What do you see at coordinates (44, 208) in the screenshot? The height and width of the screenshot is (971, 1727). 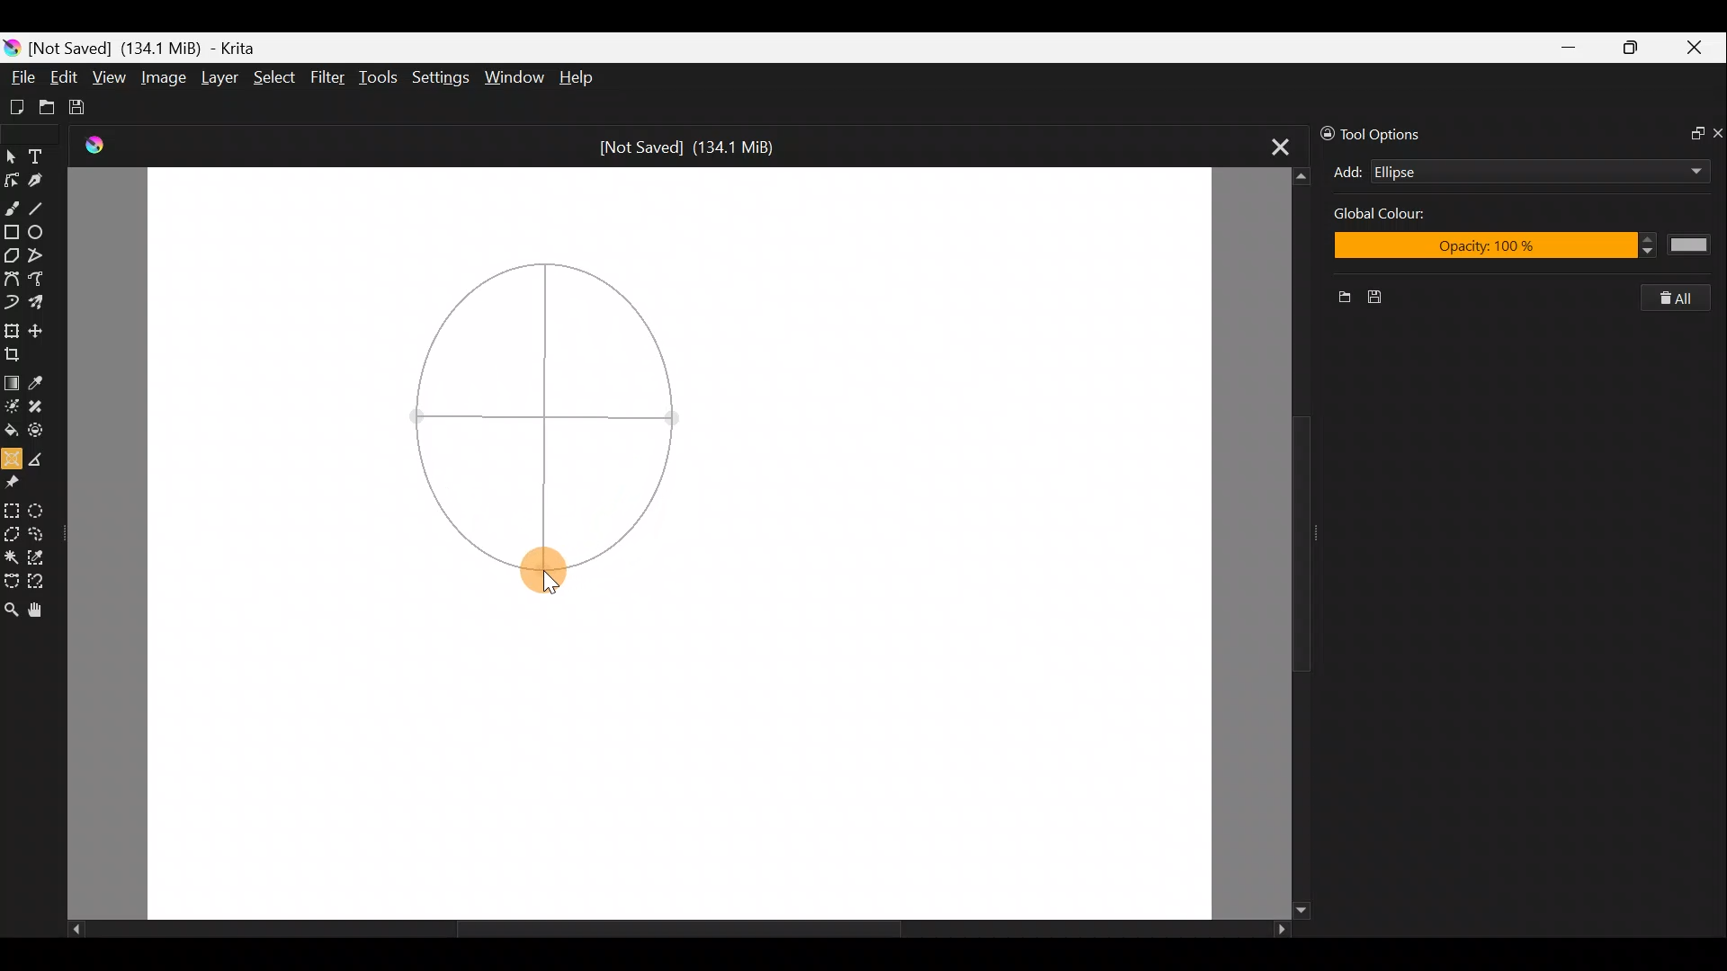 I see `Line` at bounding box center [44, 208].